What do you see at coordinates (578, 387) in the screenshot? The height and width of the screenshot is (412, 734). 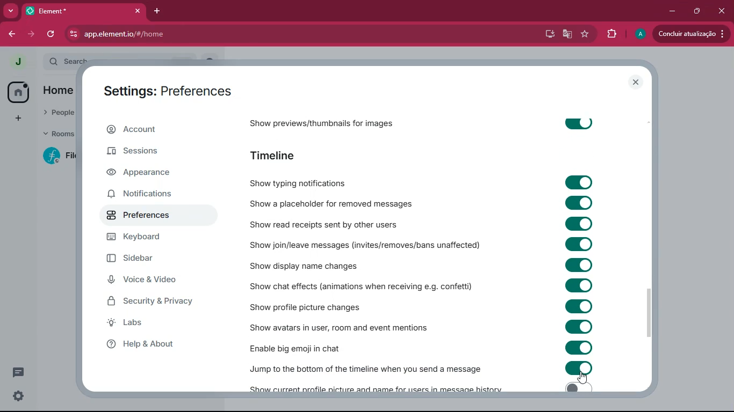 I see `toggle on ` at bounding box center [578, 387].